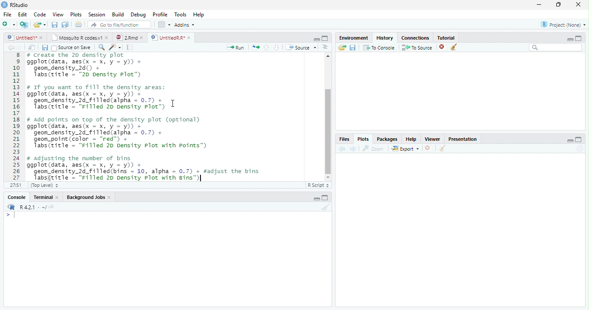  I want to click on 27:5, so click(14, 185).